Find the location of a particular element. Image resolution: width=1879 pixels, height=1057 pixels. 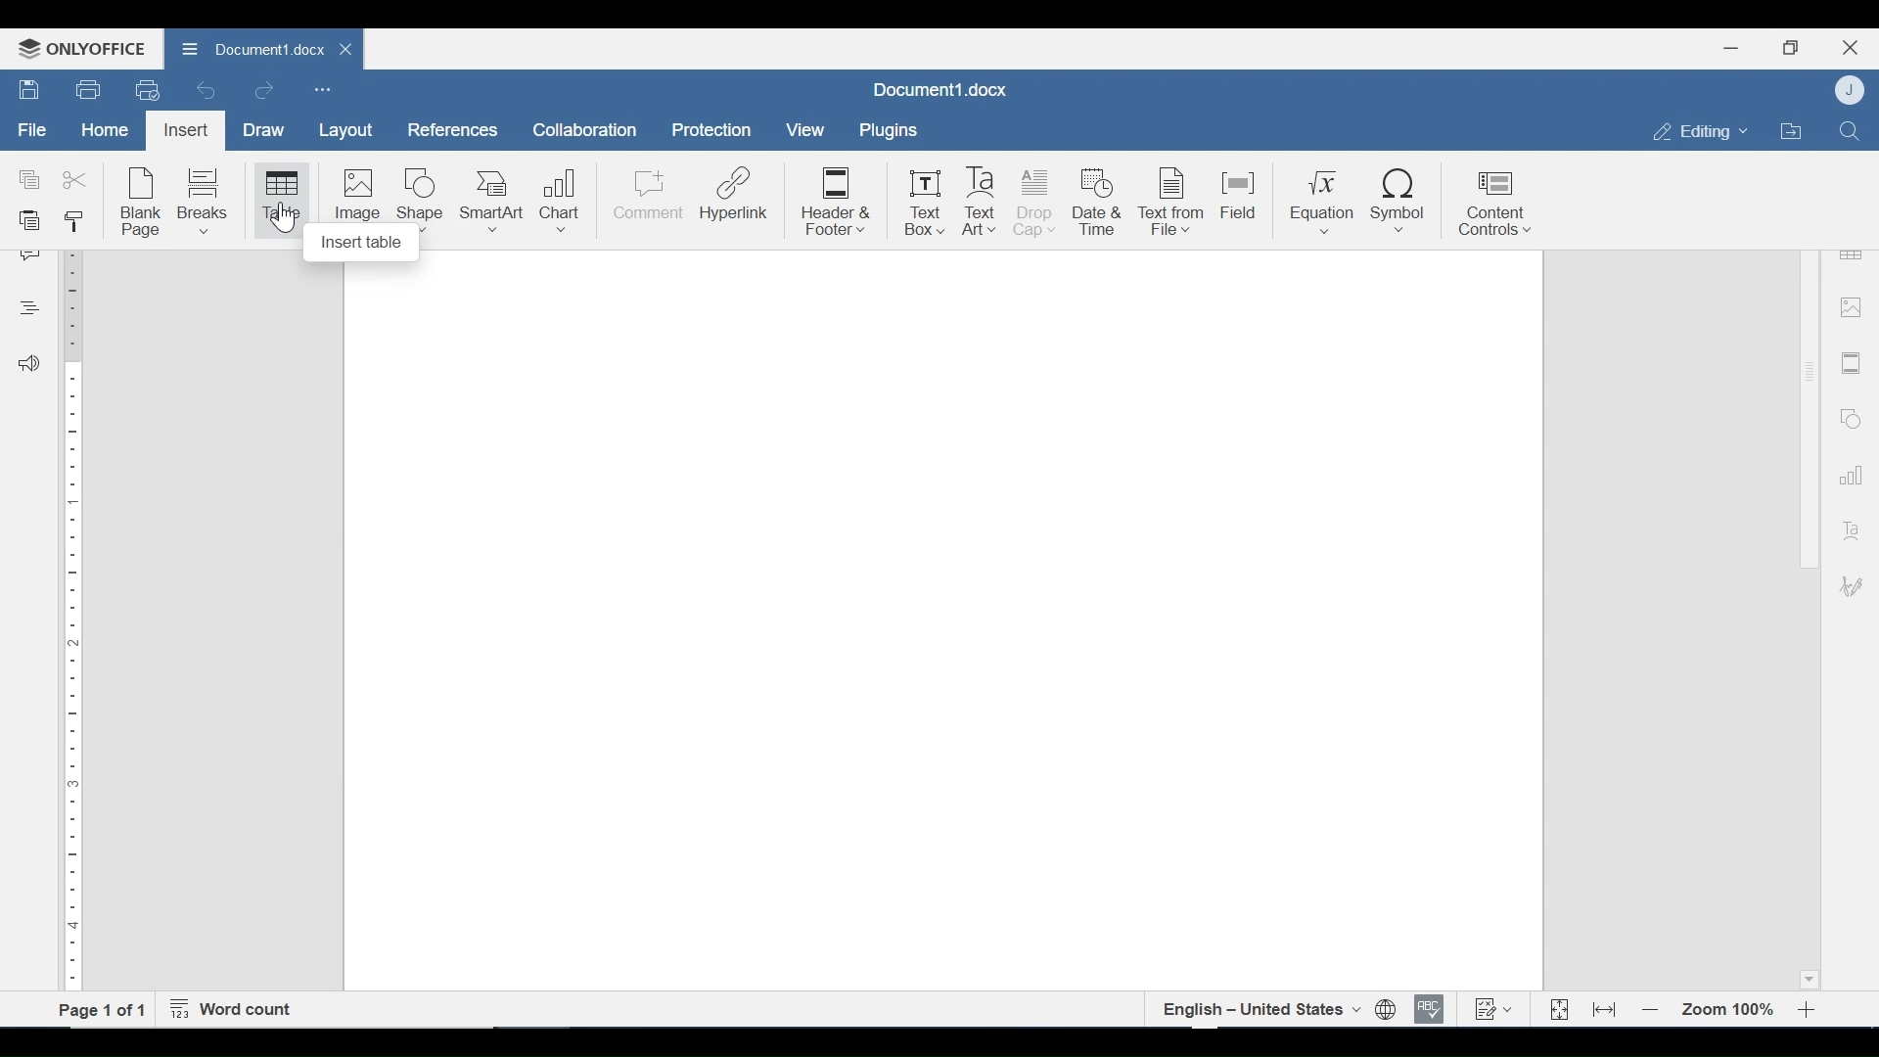

Text from File is located at coordinates (1173, 202).